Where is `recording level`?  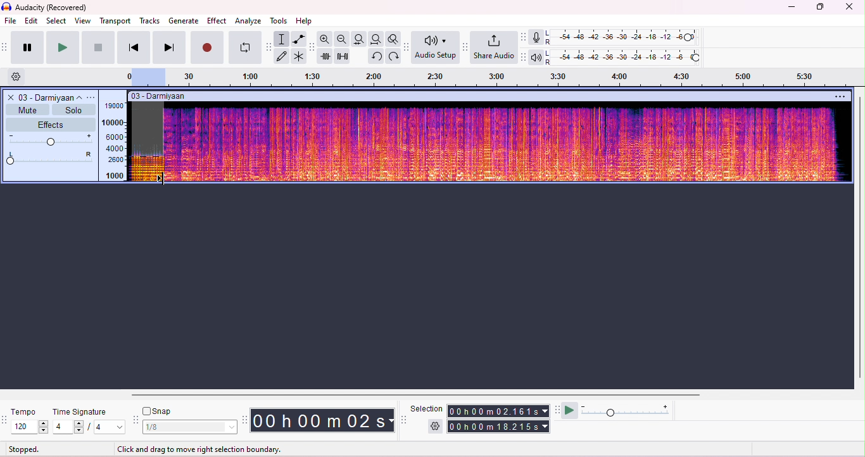 recording level is located at coordinates (625, 38).